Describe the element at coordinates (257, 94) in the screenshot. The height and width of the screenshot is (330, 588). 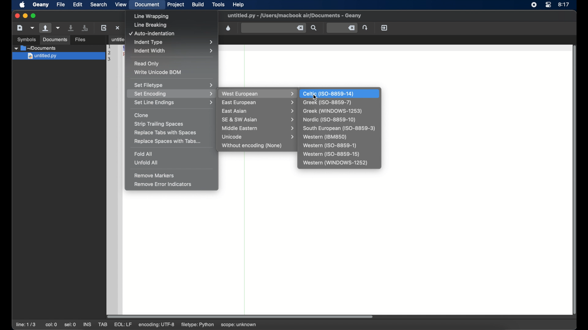
I see `west european menu highlighted` at that location.